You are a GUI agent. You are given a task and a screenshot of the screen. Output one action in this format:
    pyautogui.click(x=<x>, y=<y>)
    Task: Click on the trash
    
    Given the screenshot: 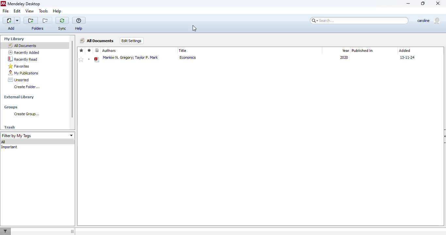 What is the action you would take?
    pyautogui.click(x=9, y=127)
    